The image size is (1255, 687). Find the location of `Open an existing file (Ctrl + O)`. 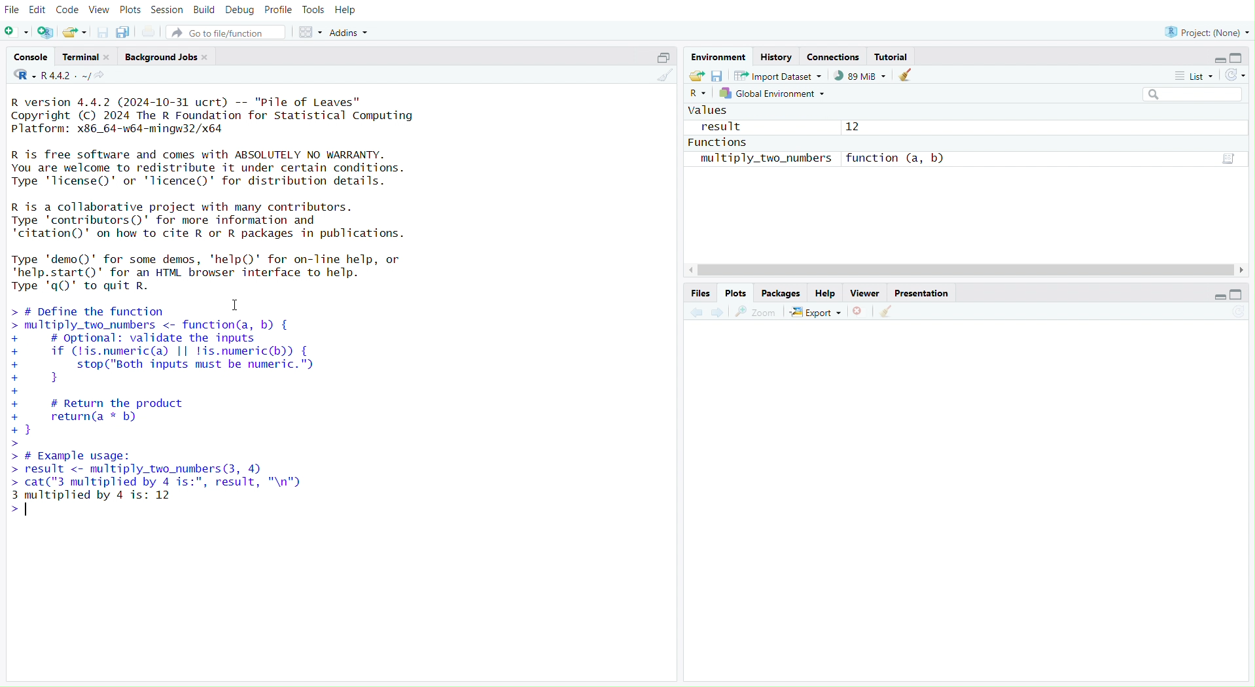

Open an existing file (Ctrl + O) is located at coordinates (74, 32).